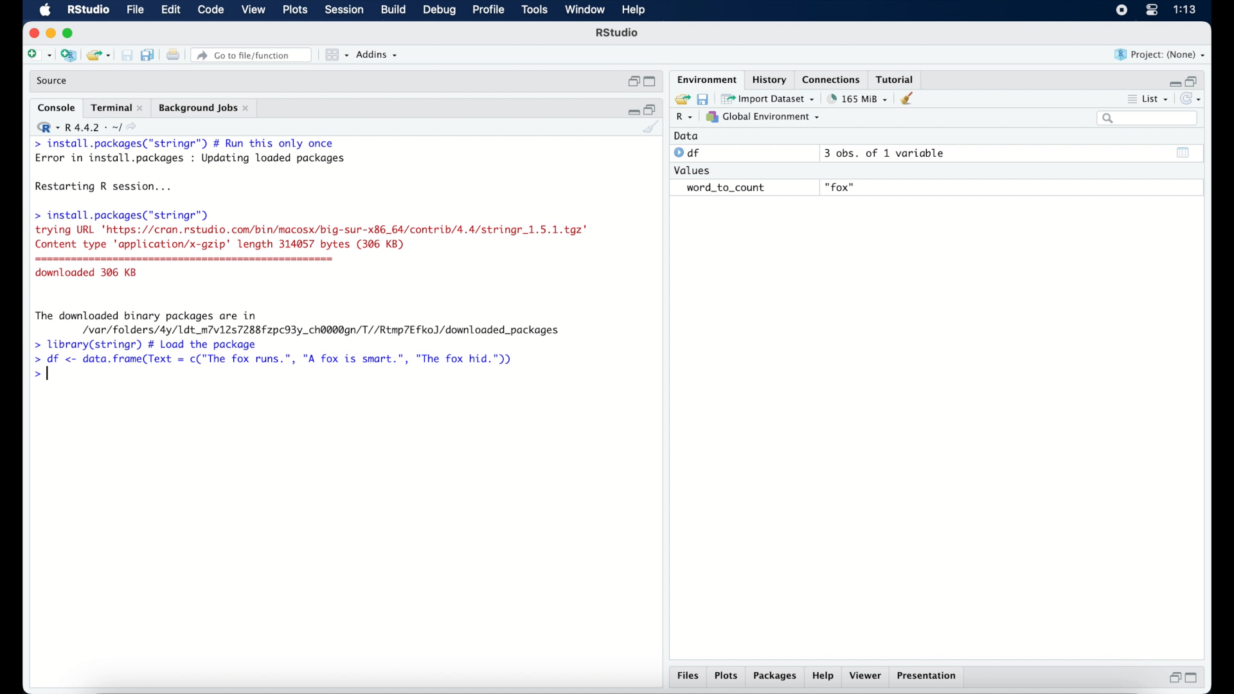  I want to click on global environment, so click(763, 116).